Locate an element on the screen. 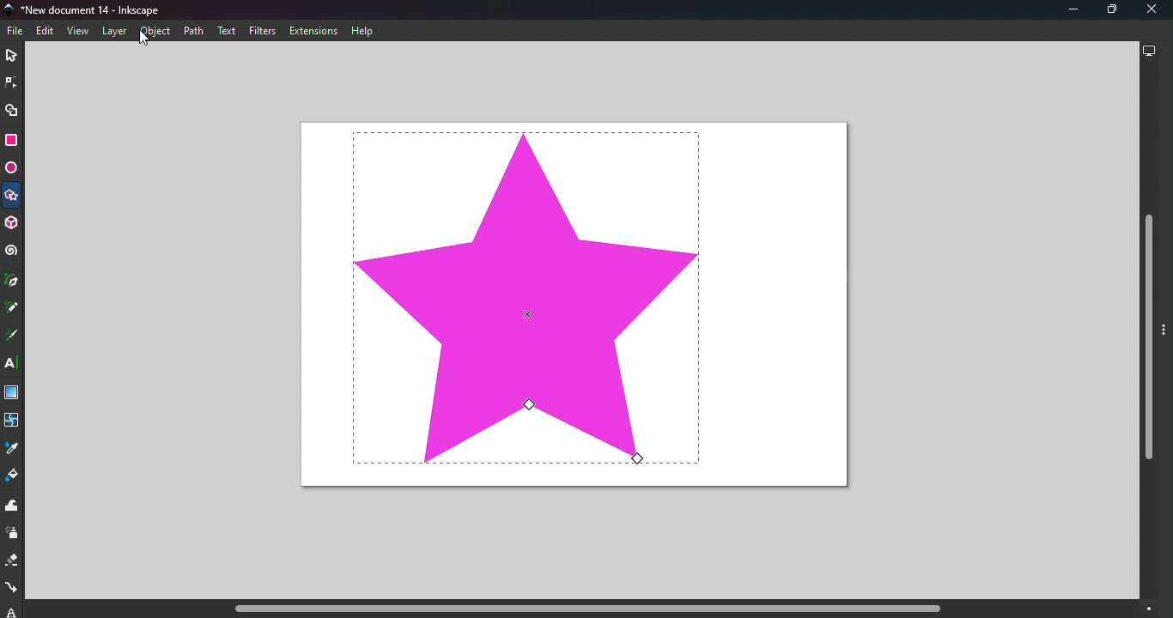  Paint bucket tool is located at coordinates (14, 477).